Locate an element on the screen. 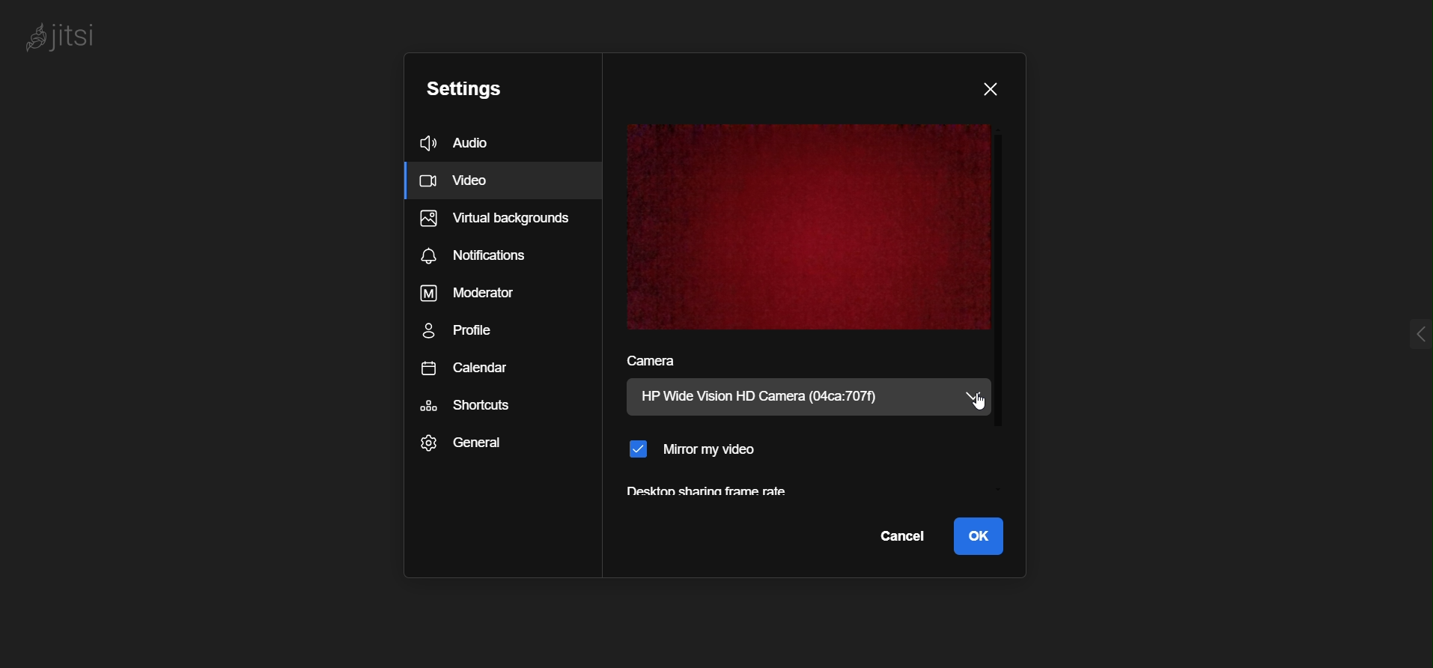 This screenshot has height=668, width=1433. settings is located at coordinates (458, 91).